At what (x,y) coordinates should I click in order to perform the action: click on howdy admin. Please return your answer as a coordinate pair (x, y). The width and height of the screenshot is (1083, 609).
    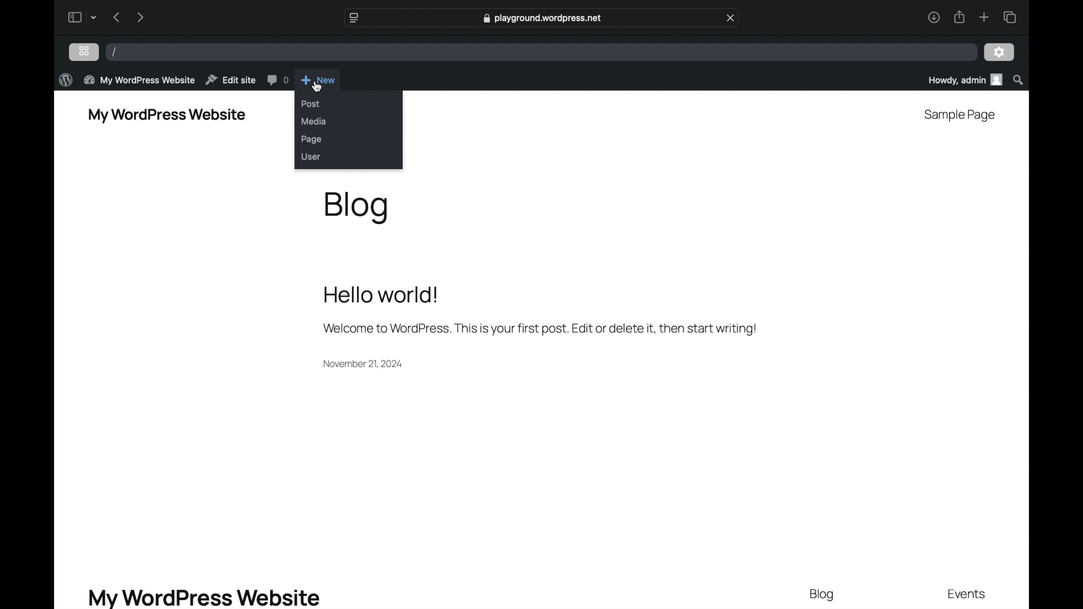
    Looking at the image, I should click on (964, 80).